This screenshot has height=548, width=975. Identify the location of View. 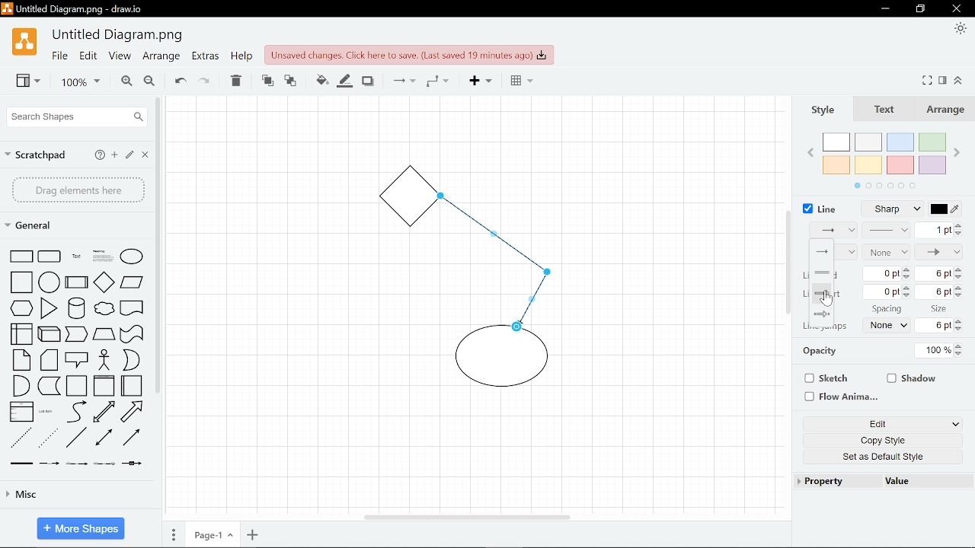
(119, 58).